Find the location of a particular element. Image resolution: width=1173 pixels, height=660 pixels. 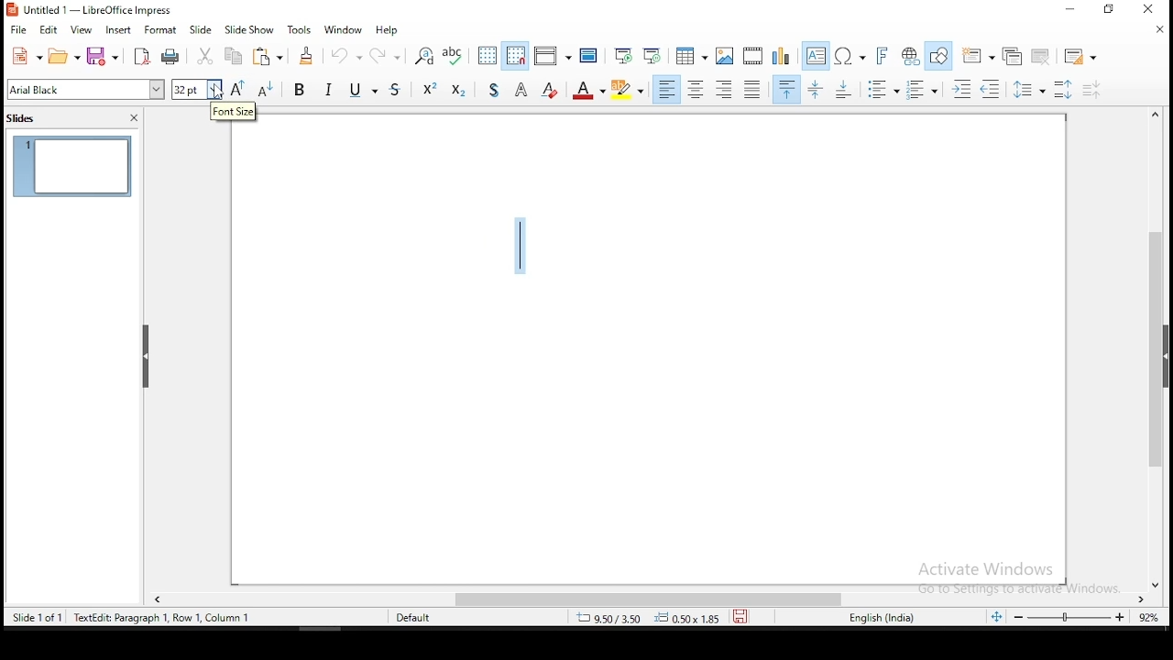

save is located at coordinates (105, 57).